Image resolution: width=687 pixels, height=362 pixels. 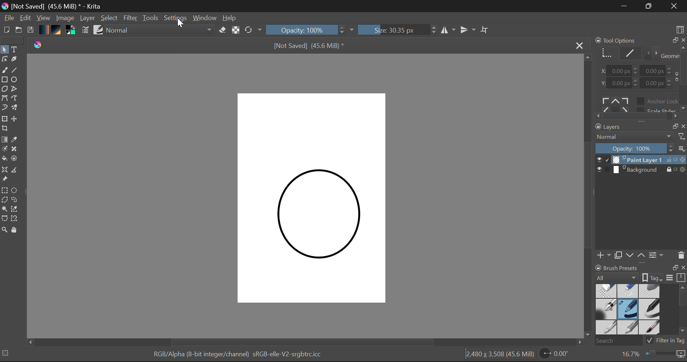 I want to click on Refresh, so click(x=253, y=31).